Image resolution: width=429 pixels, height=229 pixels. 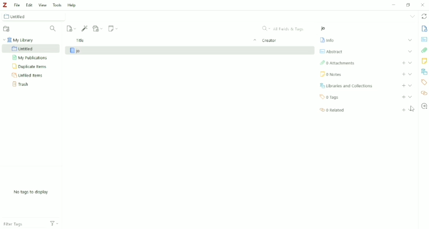 What do you see at coordinates (424, 106) in the screenshot?
I see `Locate` at bounding box center [424, 106].